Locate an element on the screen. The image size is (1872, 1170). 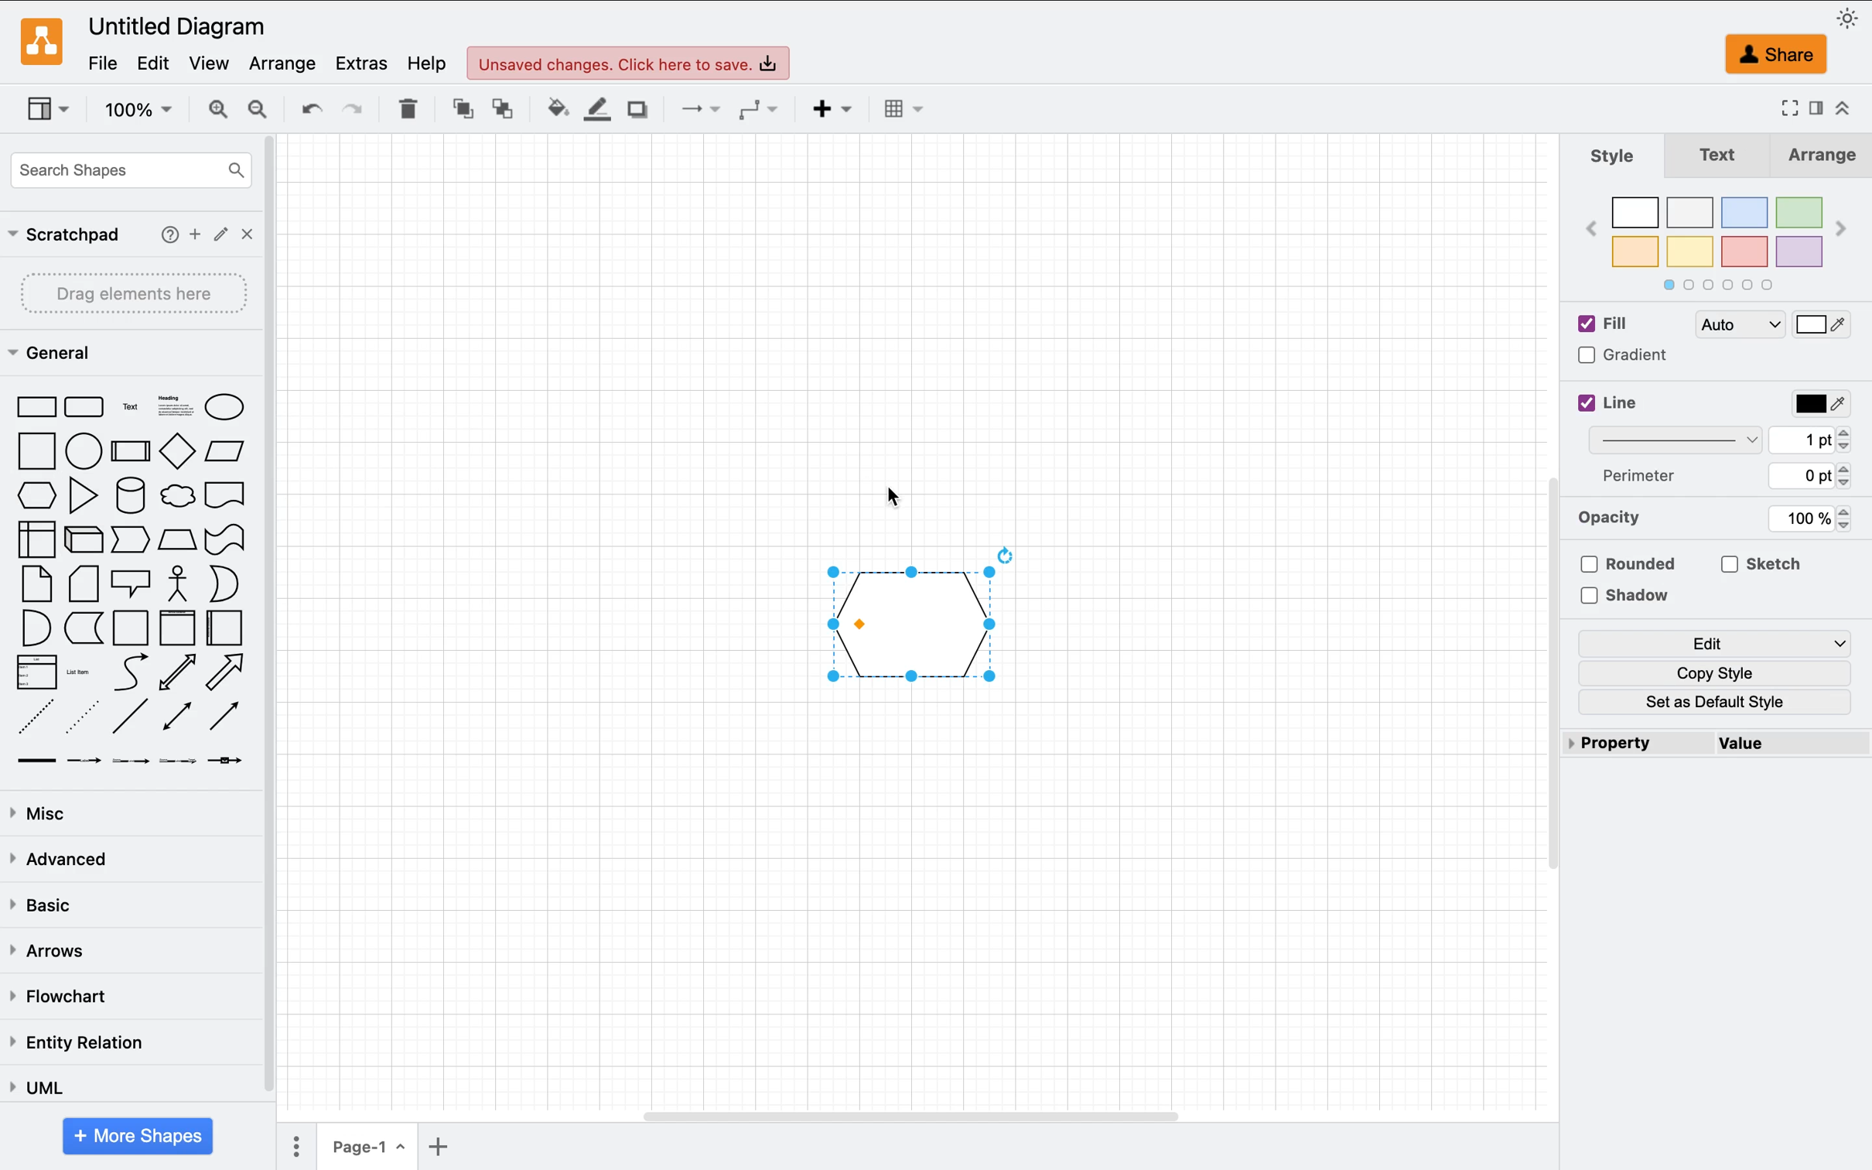
and is located at coordinates (36, 626).